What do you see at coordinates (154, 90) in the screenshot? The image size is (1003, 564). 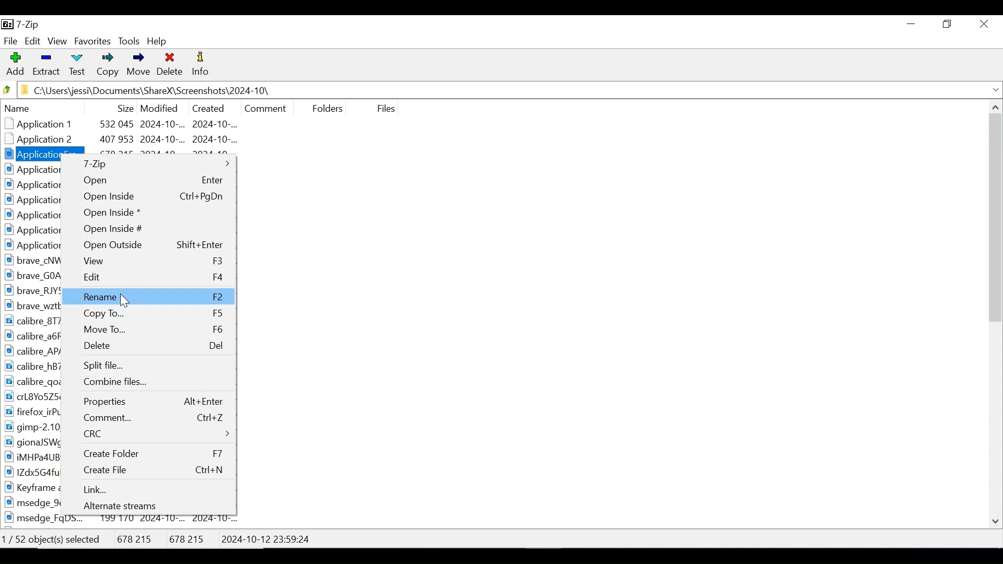 I see `C:\Users\jessi\Documents\ShareX\Screenshots\2024-10\` at bounding box center [154, 90].